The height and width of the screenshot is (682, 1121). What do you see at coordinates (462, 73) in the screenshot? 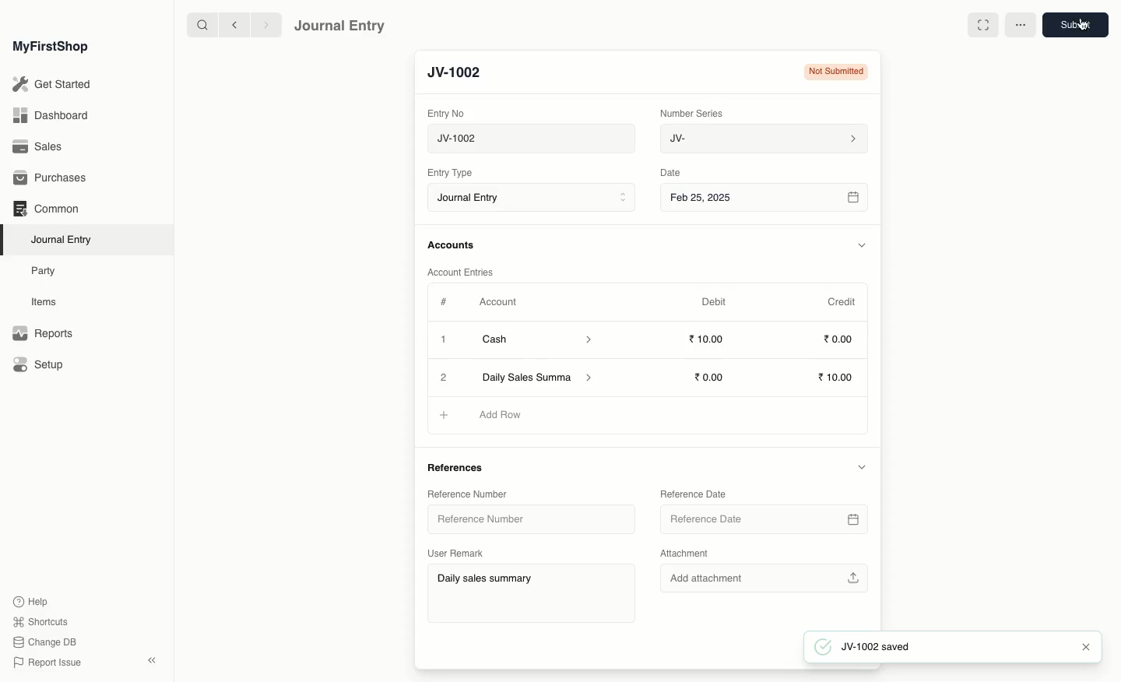
I see `New Entry` at bounding box center [462, 73].